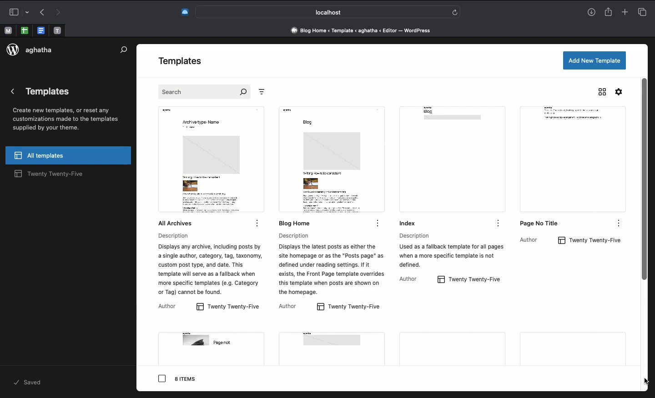  I want to click on Tabs, so click(642, 12).